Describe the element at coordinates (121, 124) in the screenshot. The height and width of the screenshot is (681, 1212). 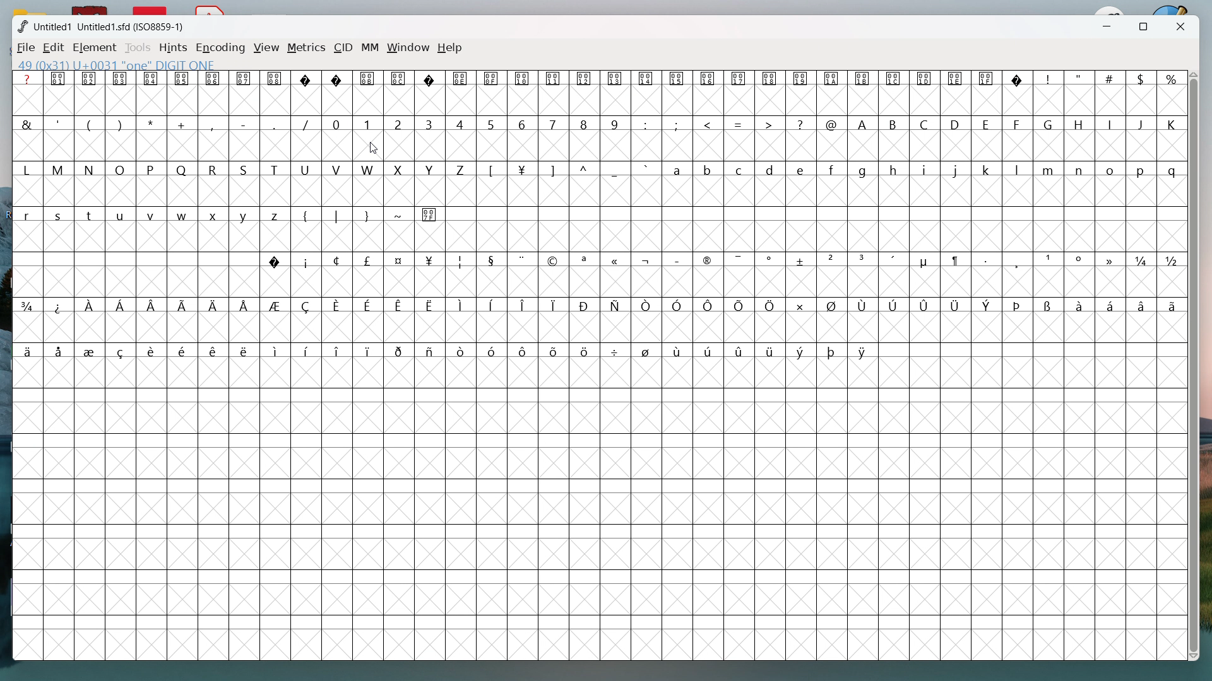
I see `)` at that location.